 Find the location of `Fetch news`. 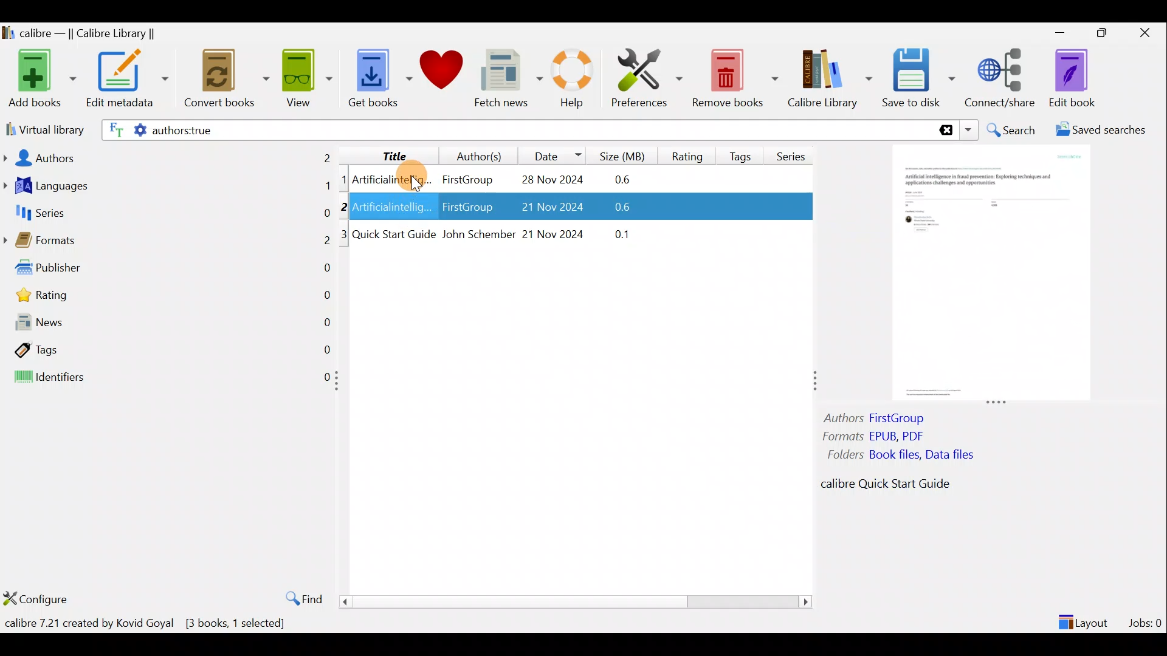

Fetch news is located at coordinates (506, 81).